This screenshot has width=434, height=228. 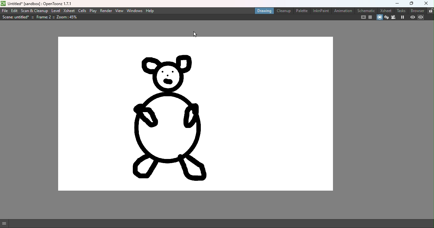 I want to click on Edit, so click(x=14, y=11).